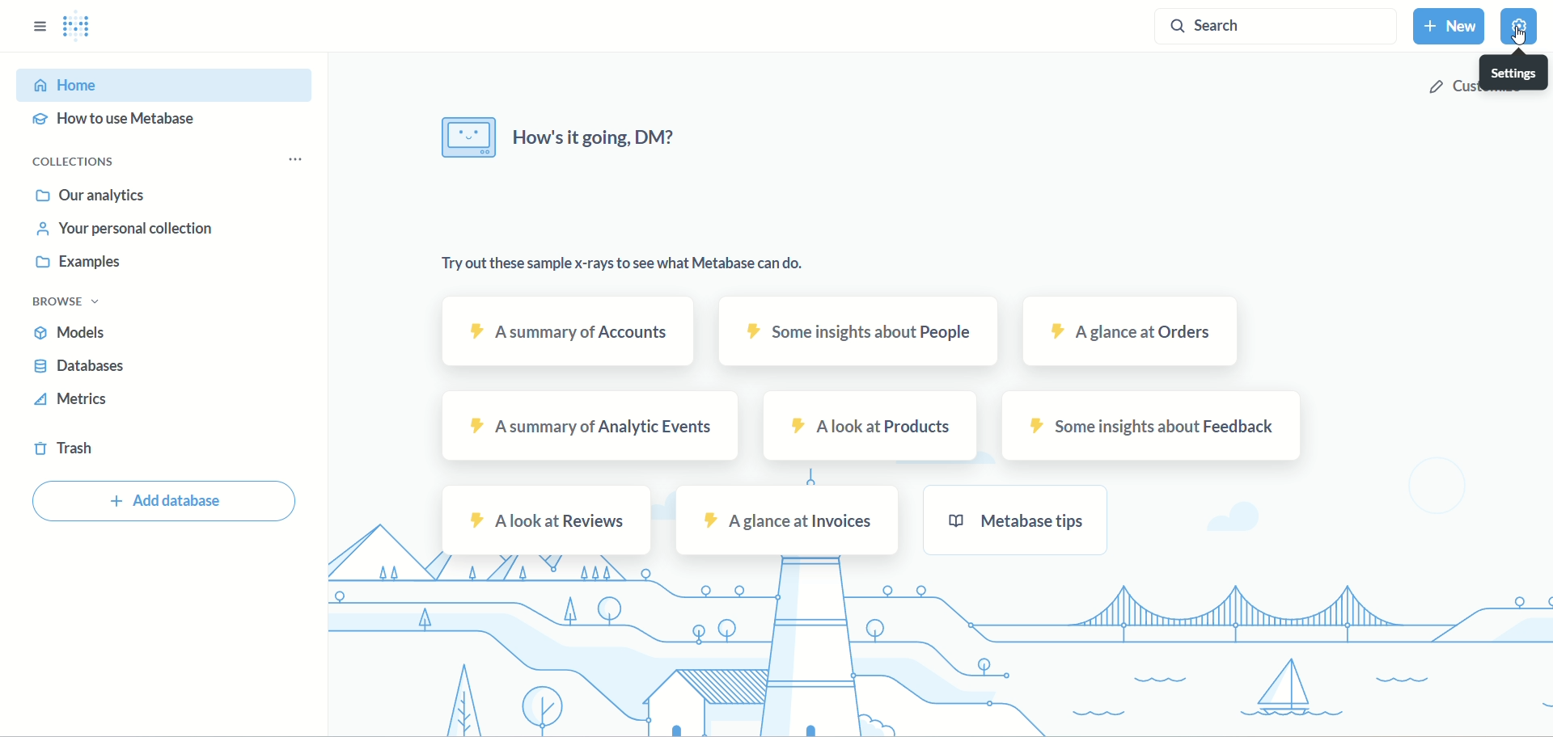  Describe the element at coordinates (1459, 88) in the screenshot. I see `customize` at that location.